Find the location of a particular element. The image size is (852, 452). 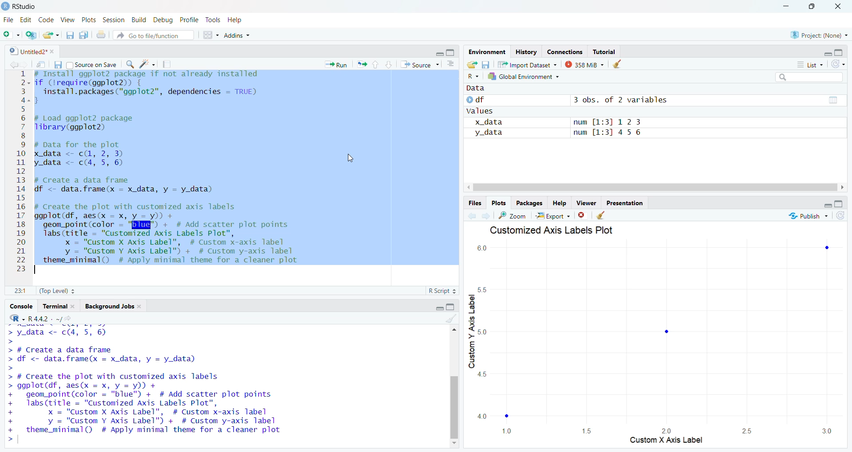

| Untitled2* * is located at coordinates (30, 50).